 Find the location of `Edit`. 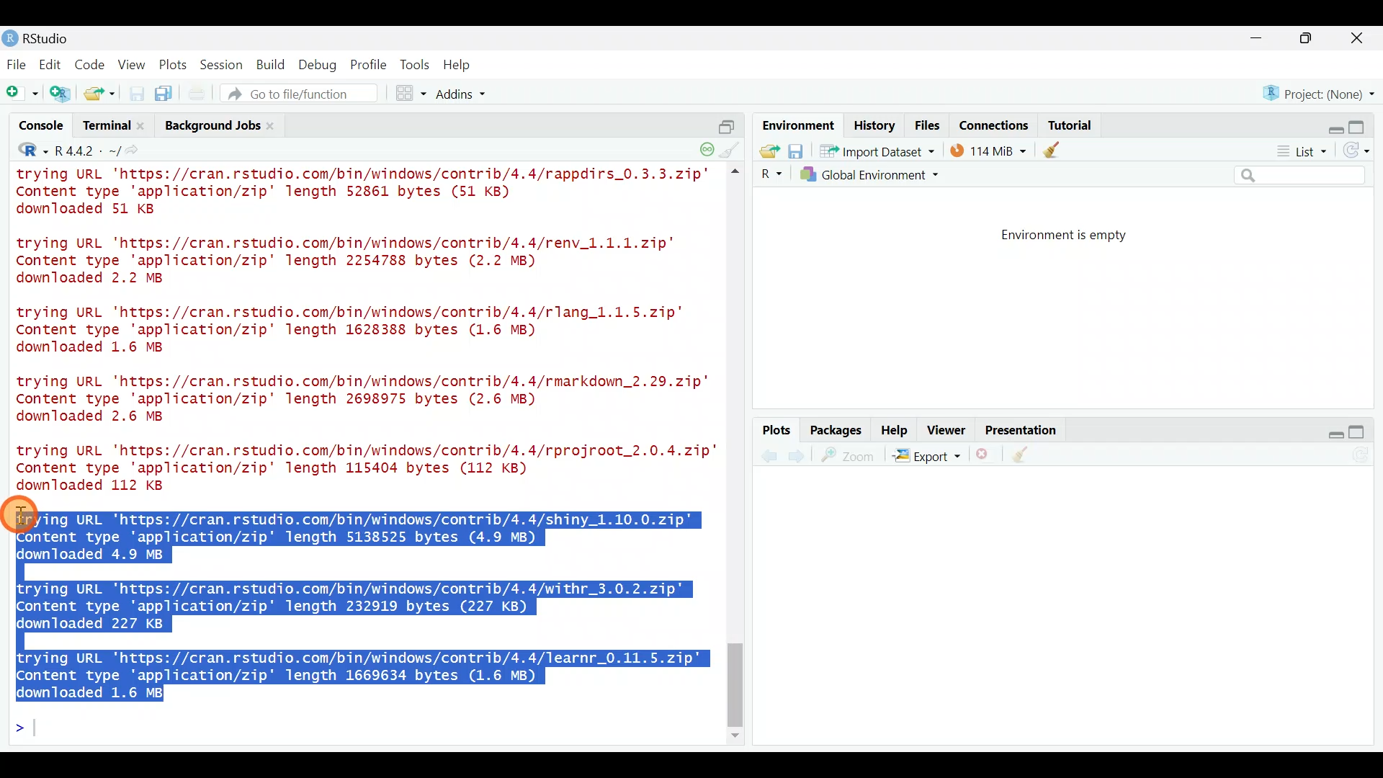

Edit is located at coordinates (53, 66).